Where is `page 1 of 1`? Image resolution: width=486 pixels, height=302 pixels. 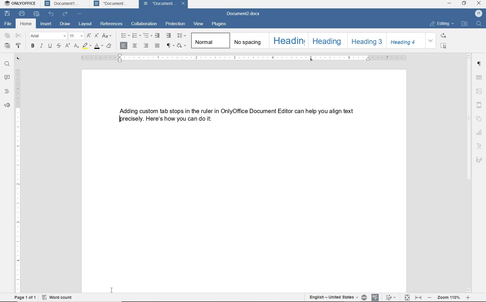
page 1 of 1 is located at coordinates (25, 298).